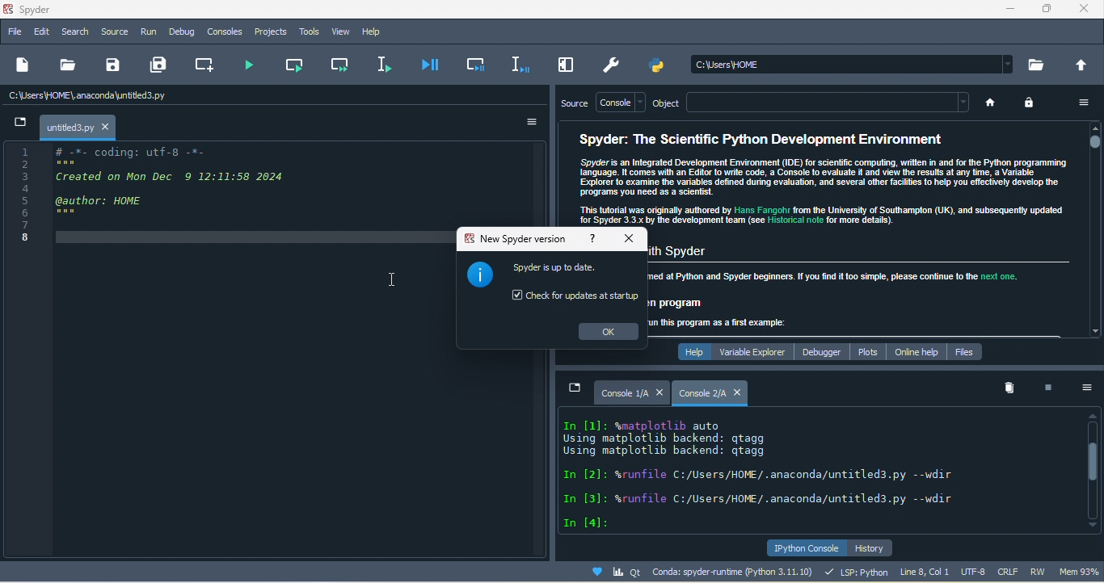  What do you see at coordinates (15, 33) in the screenshot?
I see `file` at bounding box center [15, 33].